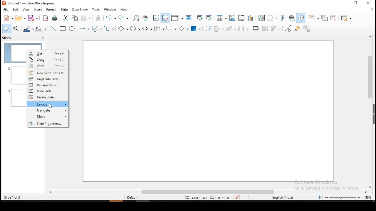  What do you see at coordinates (177, 18) in the screenshot?
I see `display views` at bounding box center [177, 18].